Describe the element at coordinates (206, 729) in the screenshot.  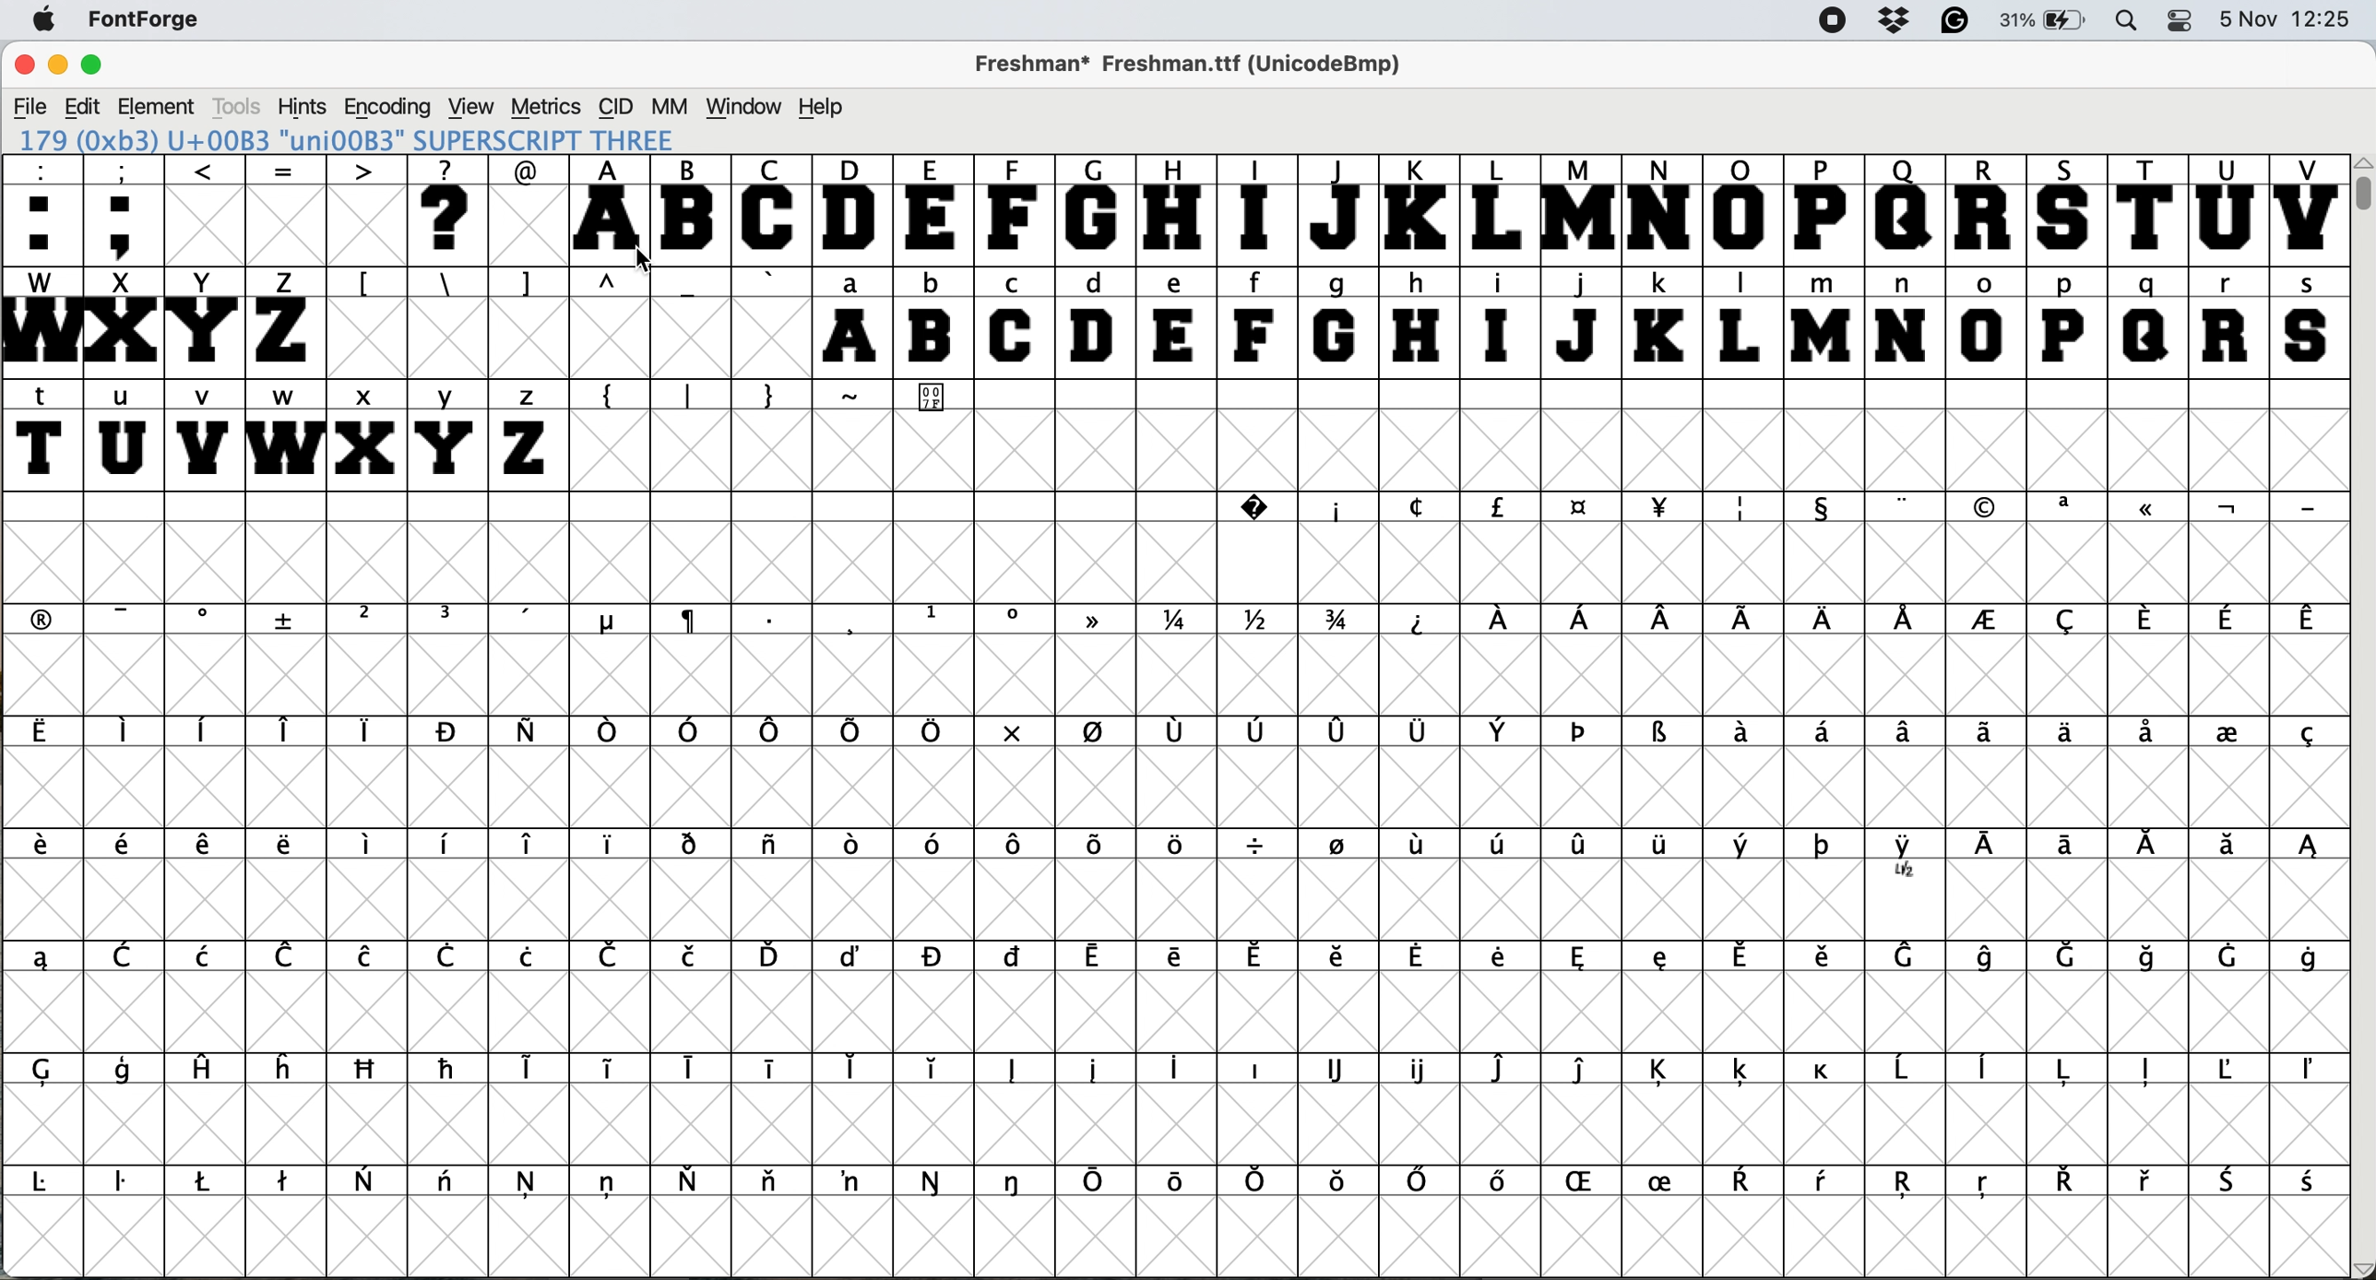
I see `symbol` at that location.